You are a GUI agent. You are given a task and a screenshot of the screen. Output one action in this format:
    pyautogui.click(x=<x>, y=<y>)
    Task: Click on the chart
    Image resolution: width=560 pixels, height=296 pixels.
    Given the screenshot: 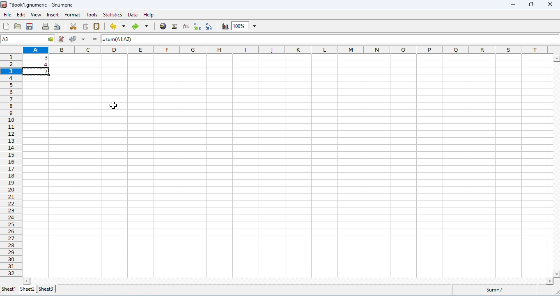 What is the action you would take?
    pyautogui.click(x=224, y=26)
    